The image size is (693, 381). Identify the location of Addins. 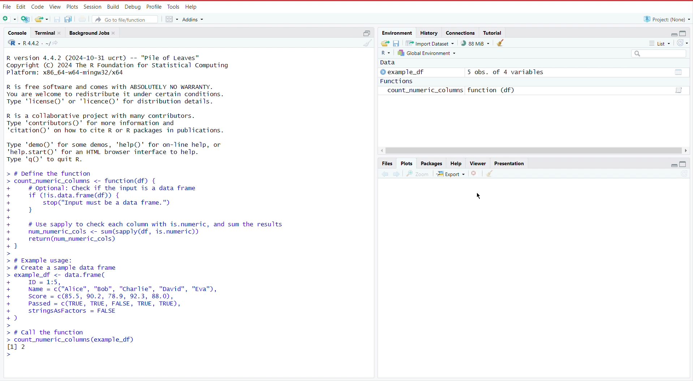
(194, 20).